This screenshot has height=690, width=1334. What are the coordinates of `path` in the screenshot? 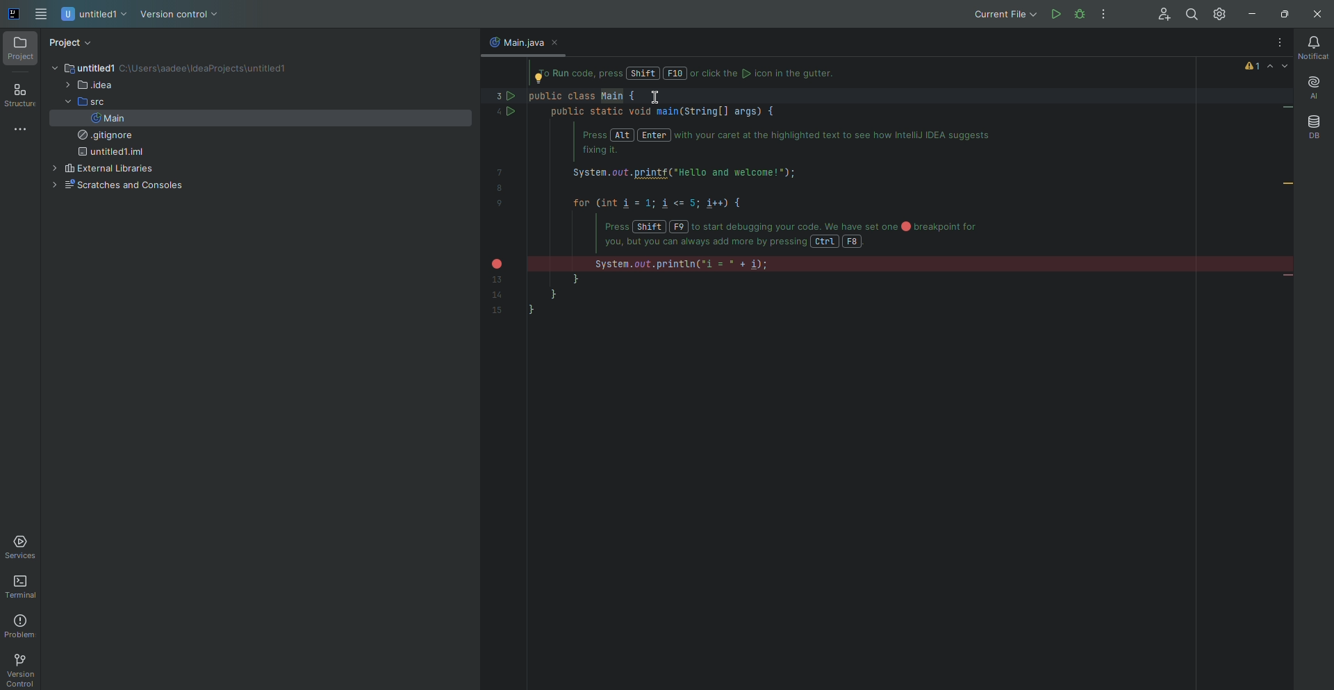 It's located at (207, 69).